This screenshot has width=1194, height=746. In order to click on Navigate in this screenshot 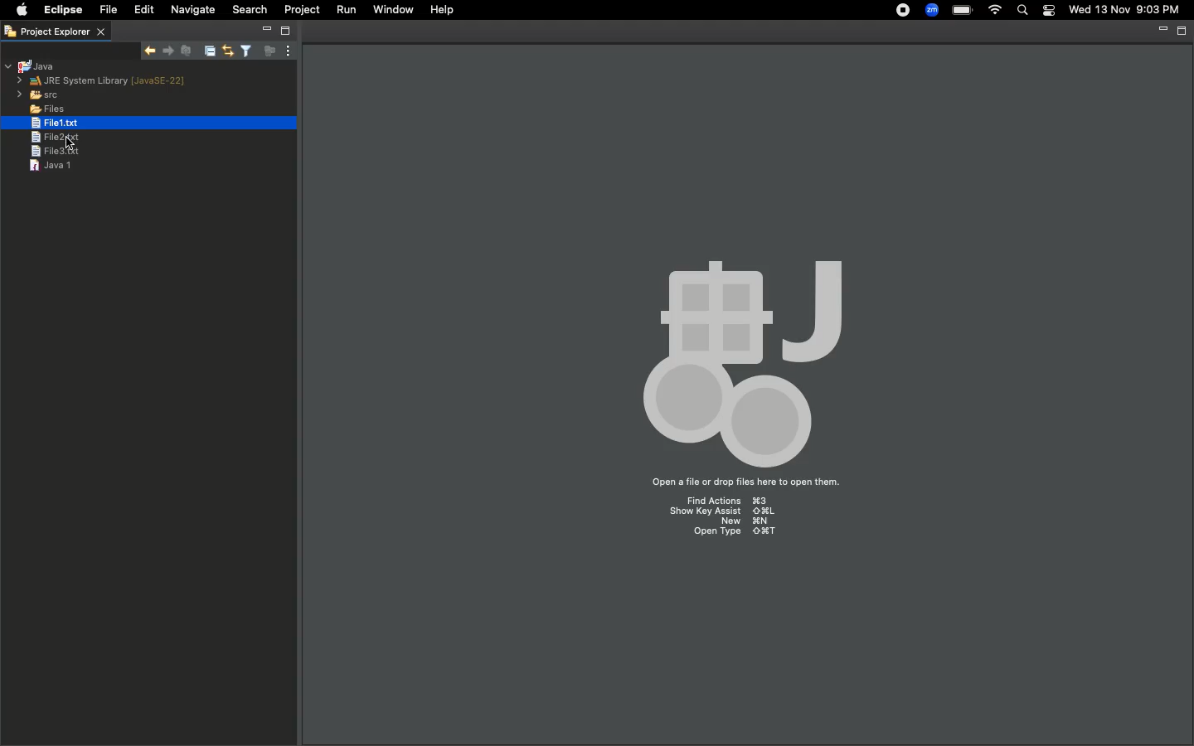, I will do `click(193, 10)`.